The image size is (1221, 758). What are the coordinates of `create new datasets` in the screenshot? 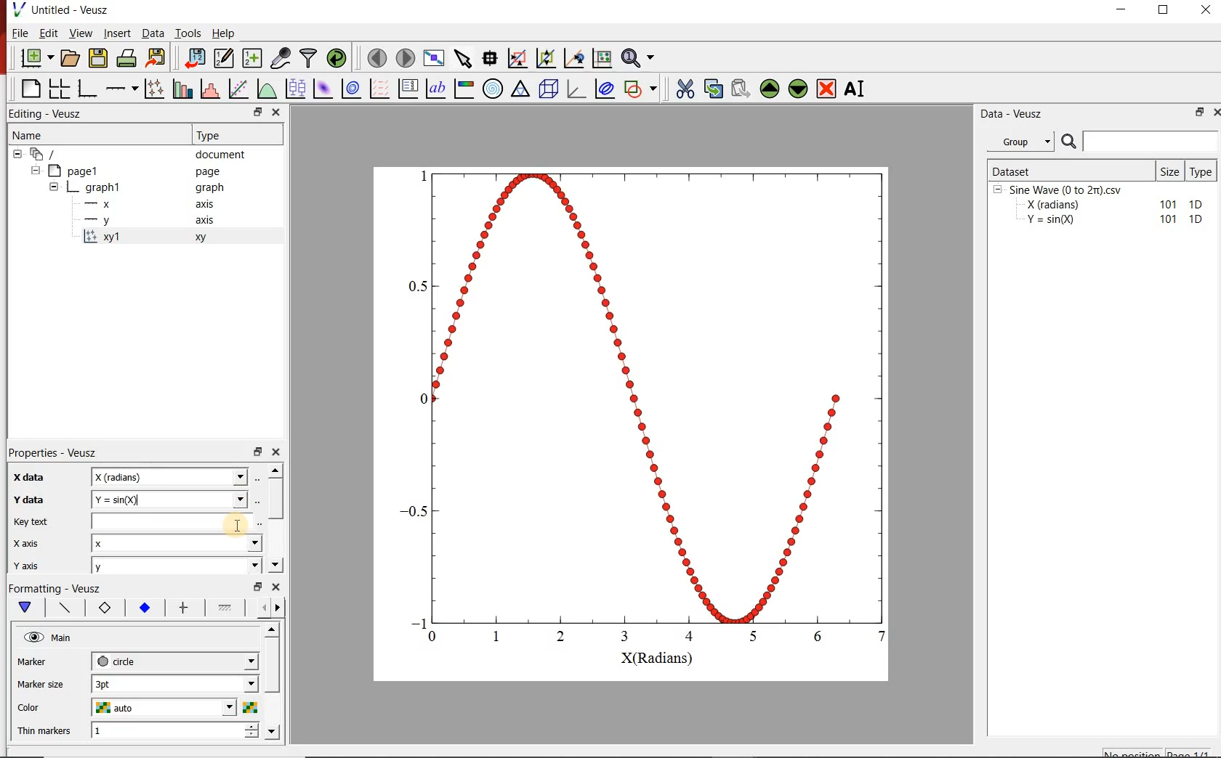 It's located at (253, 58).